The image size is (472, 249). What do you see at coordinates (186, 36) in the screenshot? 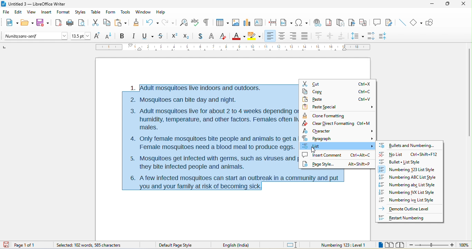
I see `subscript` at bounding box center [186, 36].